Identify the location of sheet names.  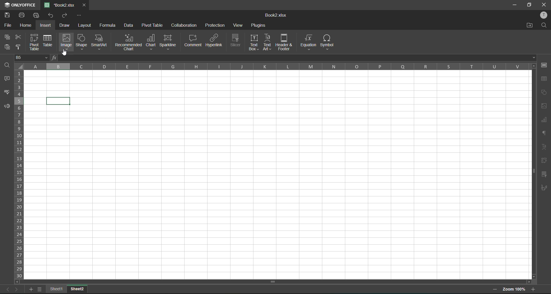
(58, 289).